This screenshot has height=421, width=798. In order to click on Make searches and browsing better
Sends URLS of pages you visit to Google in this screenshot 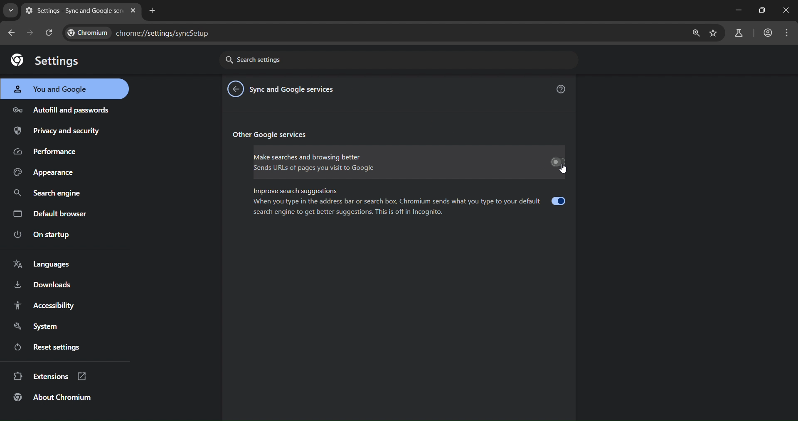, I will do `click(409, 163)`.